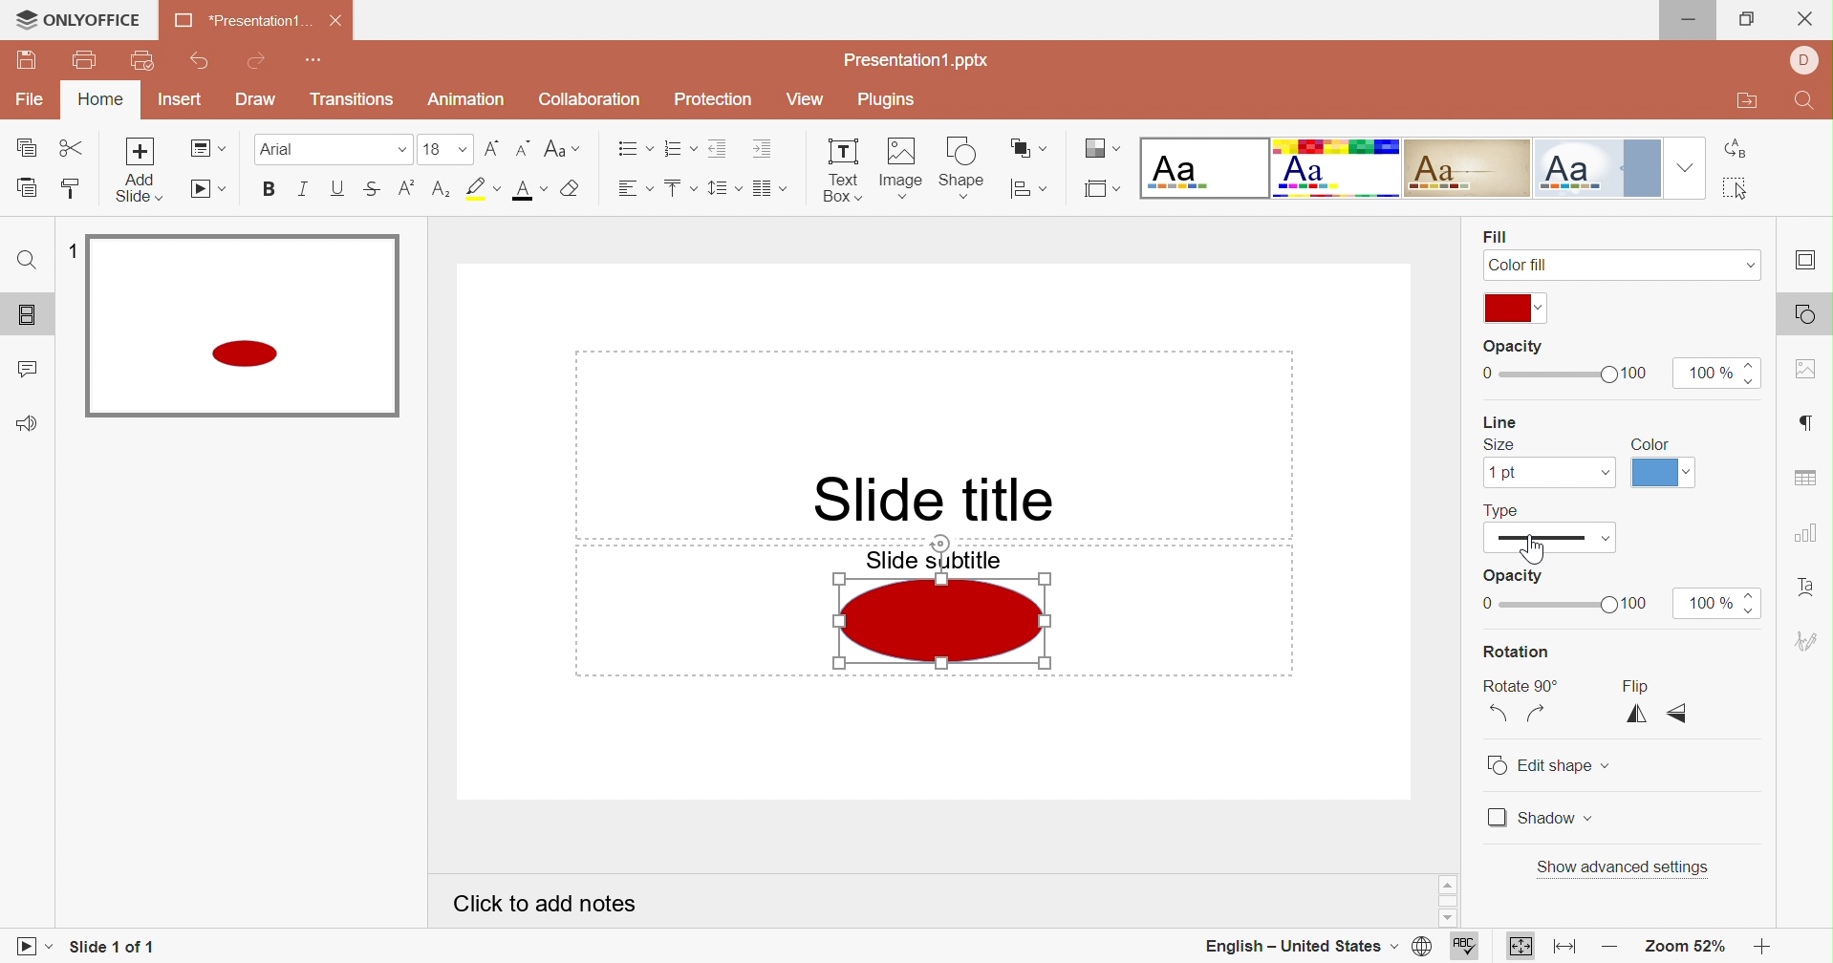 This screenshot has width=1833, height=963. I want to click on Type, so click(1530, 537).